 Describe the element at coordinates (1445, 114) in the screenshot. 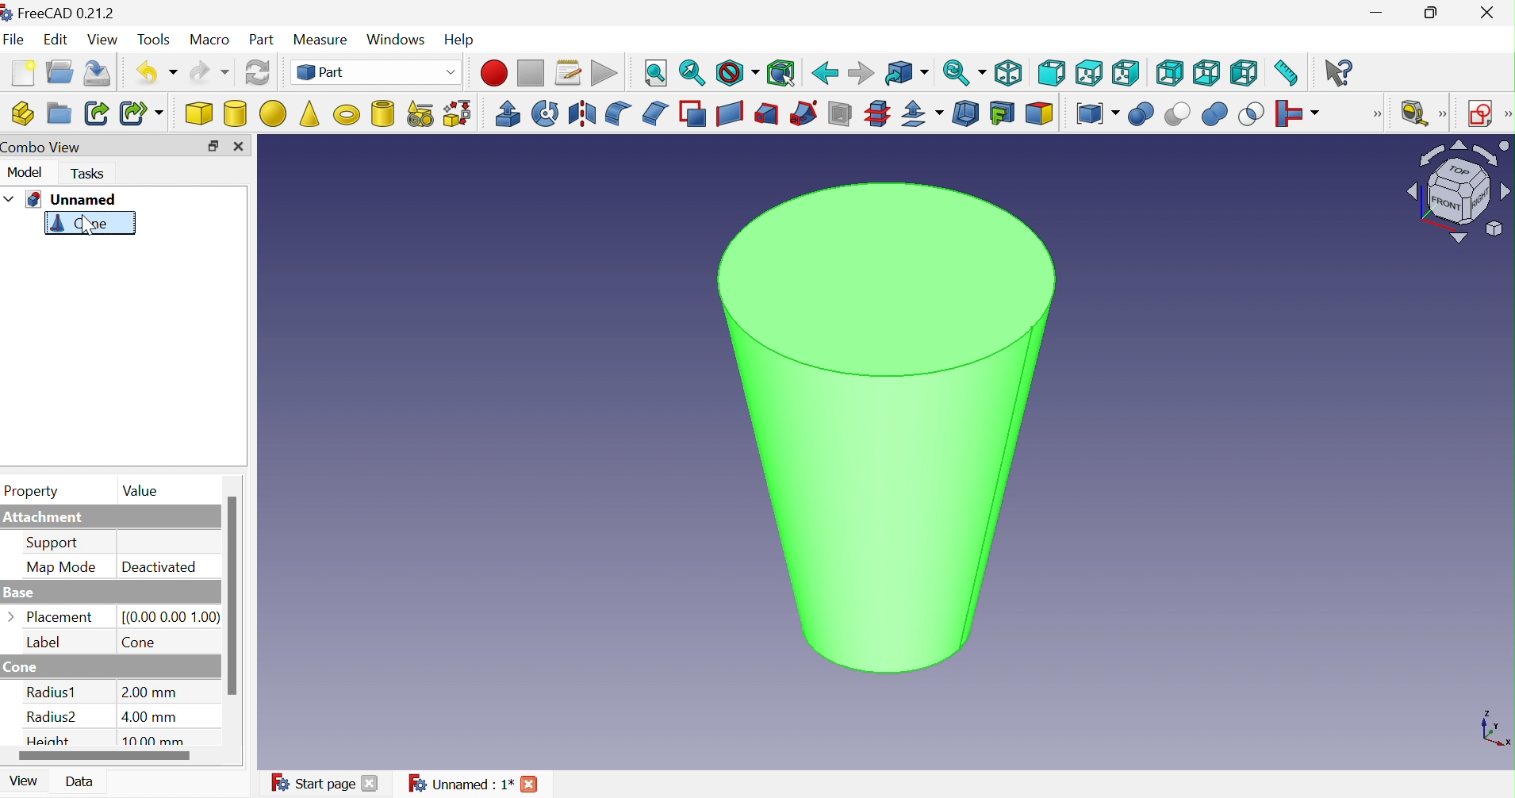

I see `[Measure]` at that location.